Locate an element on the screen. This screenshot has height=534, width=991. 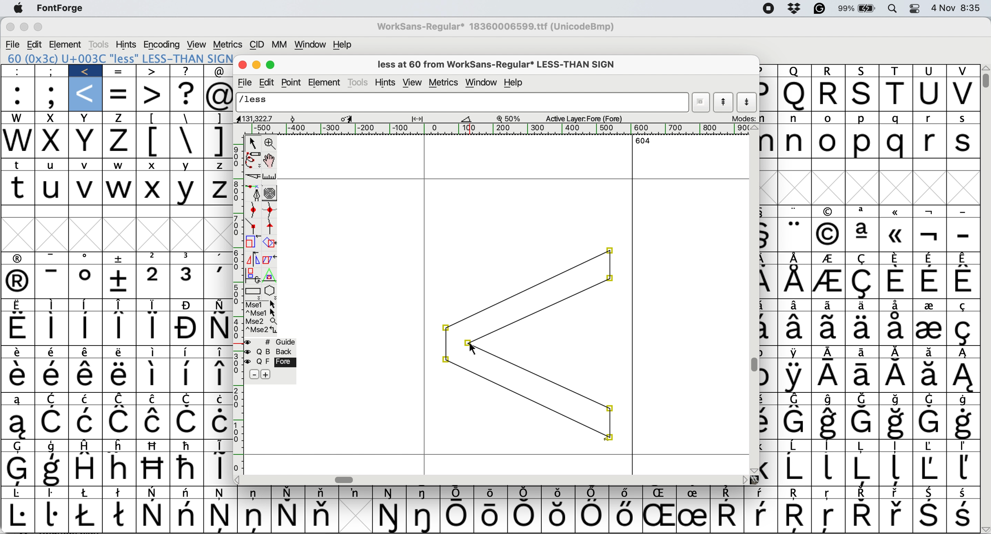
show next letter is located at coordinates (748, 102).